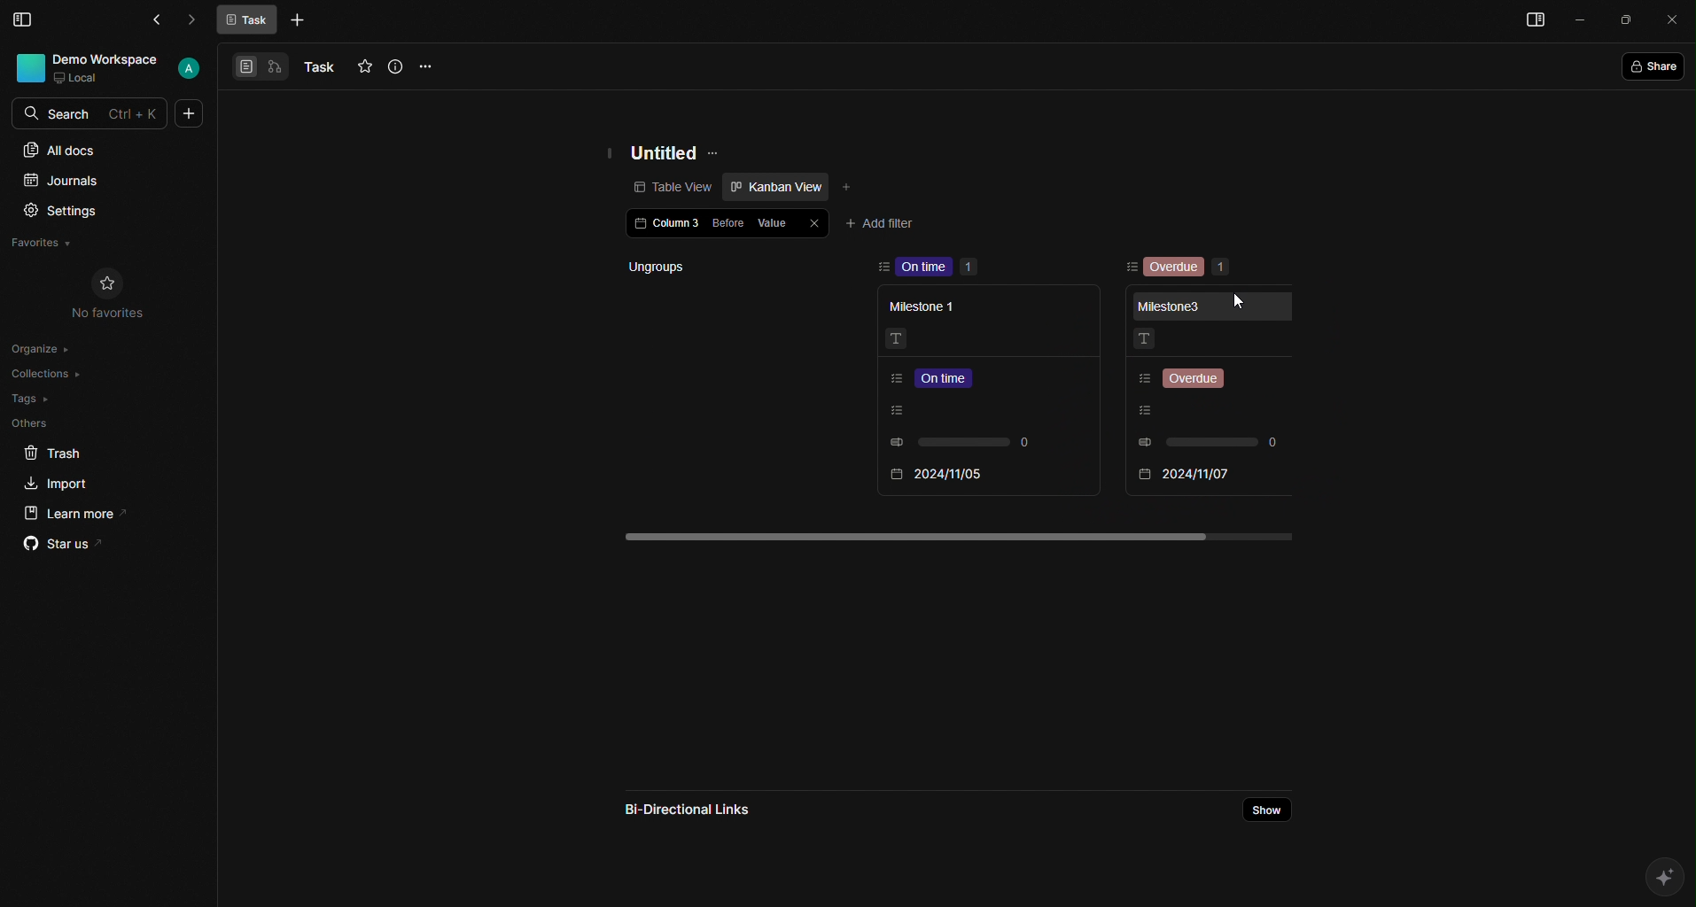 This screenshot has width=1696, height=907. I want to click on Milestone 1, so click(930, 307).